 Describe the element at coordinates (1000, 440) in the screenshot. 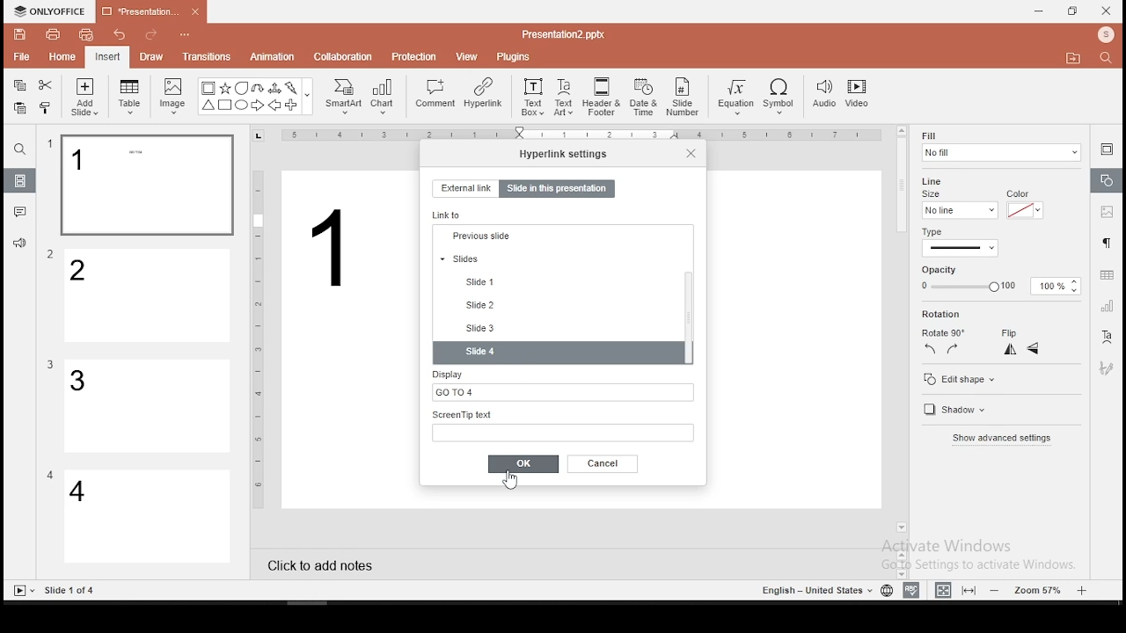

I see `show advanced settings` at that location.